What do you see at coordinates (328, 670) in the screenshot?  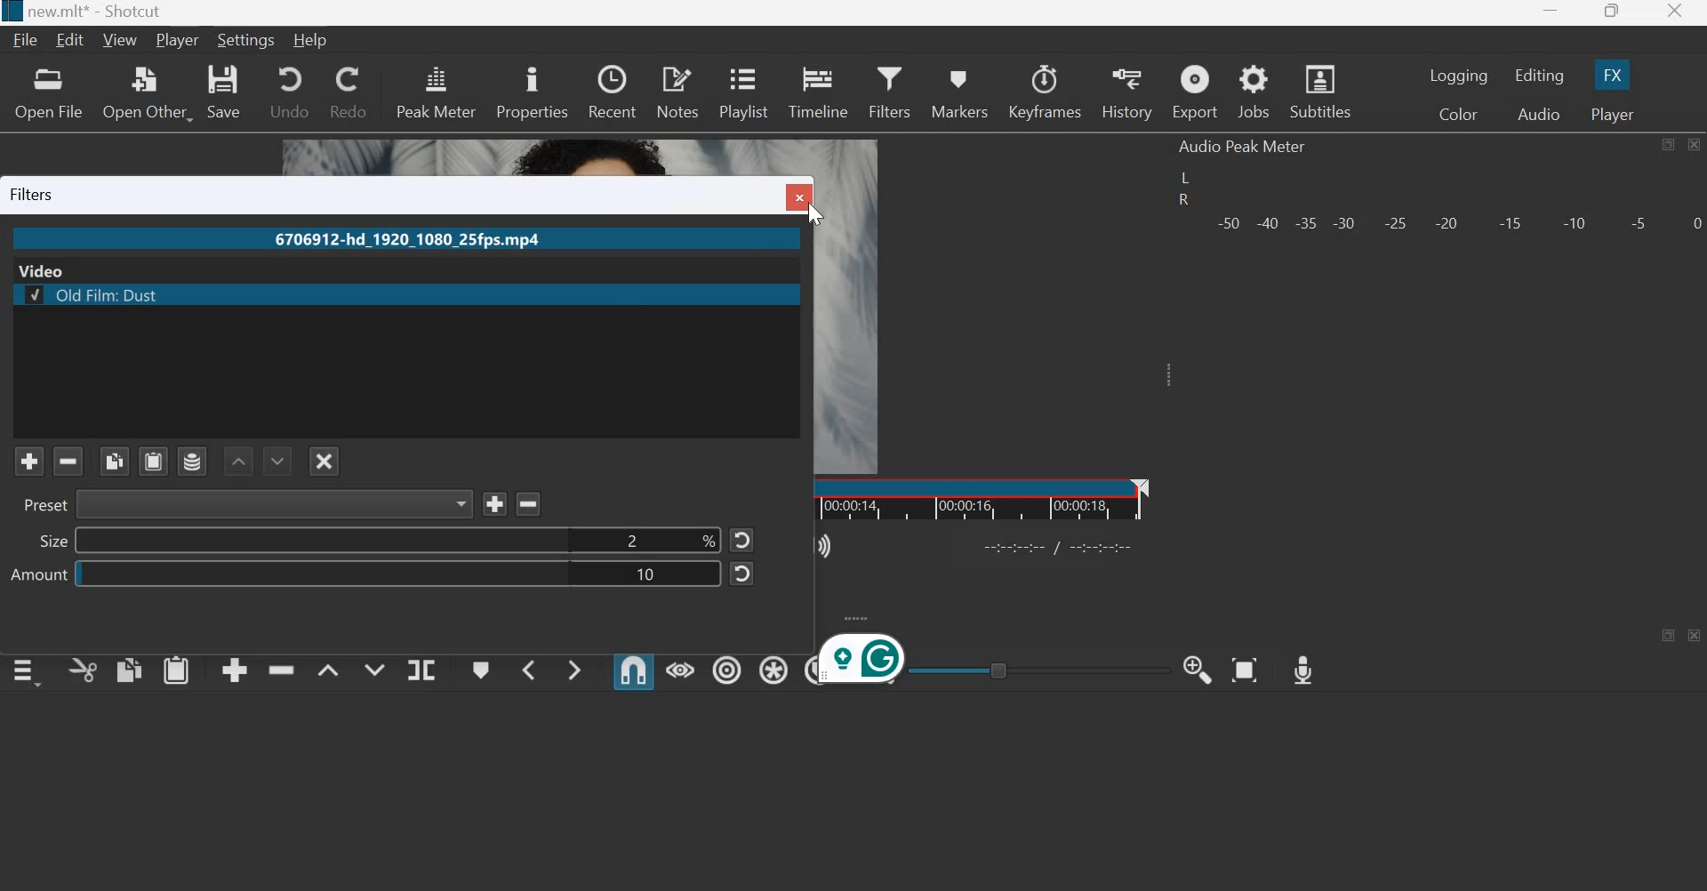 I see `Lift` at bounding box center [328, 670].